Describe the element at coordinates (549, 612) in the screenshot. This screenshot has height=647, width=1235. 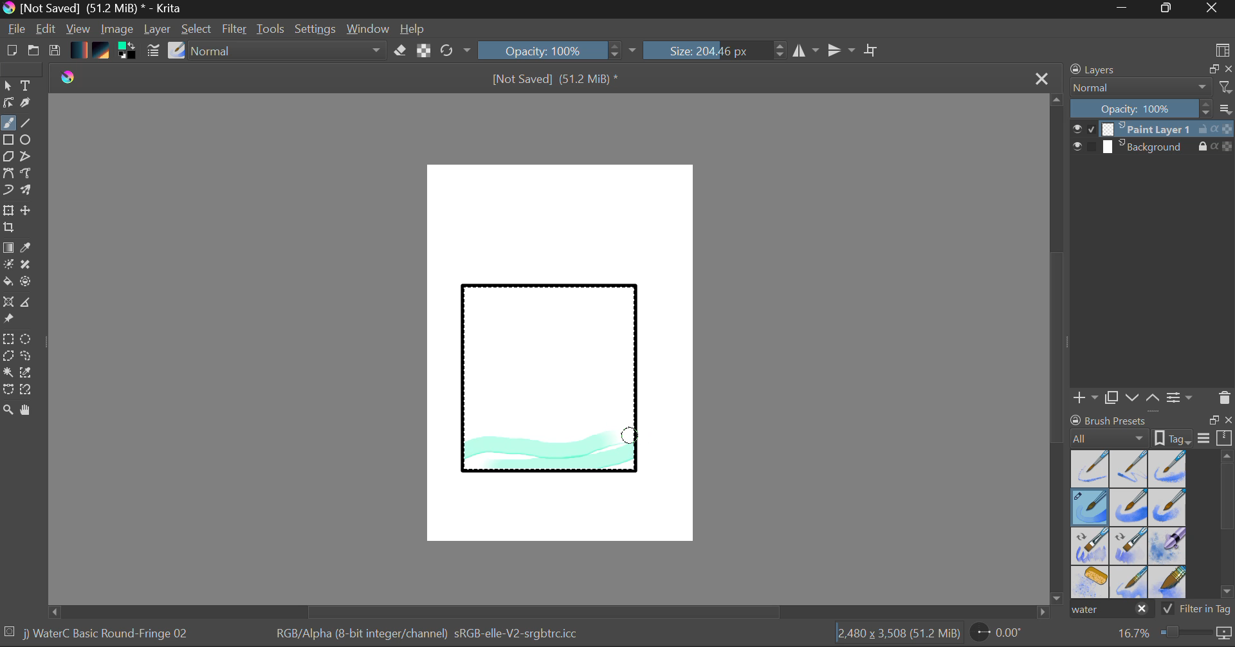
I see `Scroll Bar` at that location.